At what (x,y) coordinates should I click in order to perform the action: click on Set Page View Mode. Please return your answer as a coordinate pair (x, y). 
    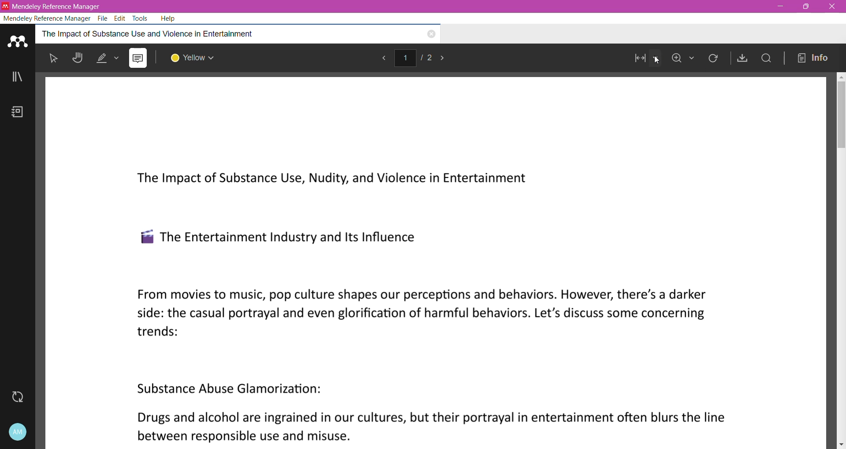
    Looking at the image, I should click on (646, 59).